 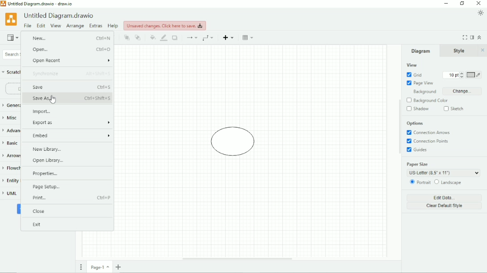 What do you see at coordinates (71, 98) in the screenshot?
I see `Save As` at bounding box center [71, 98].